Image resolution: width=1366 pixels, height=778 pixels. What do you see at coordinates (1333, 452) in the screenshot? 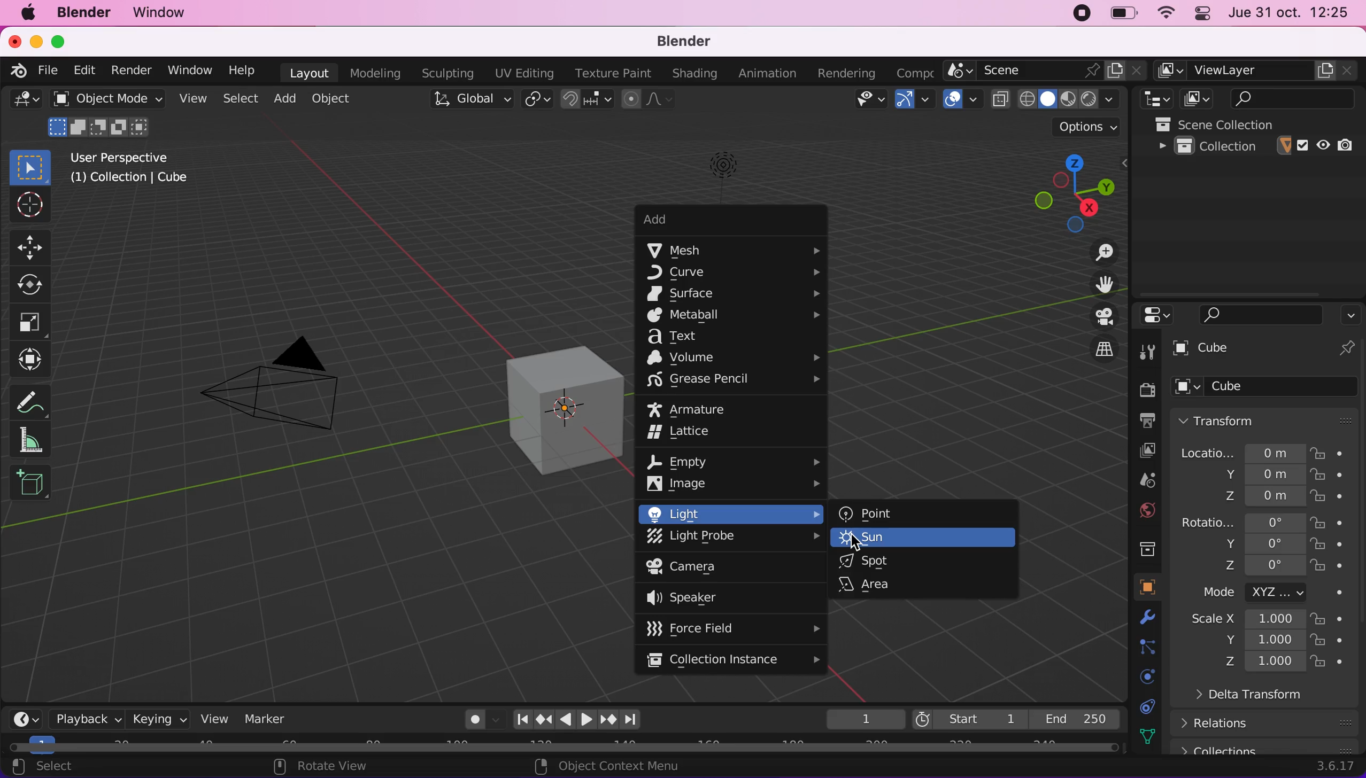
I see `lock` at bounding box center [1333, 452].